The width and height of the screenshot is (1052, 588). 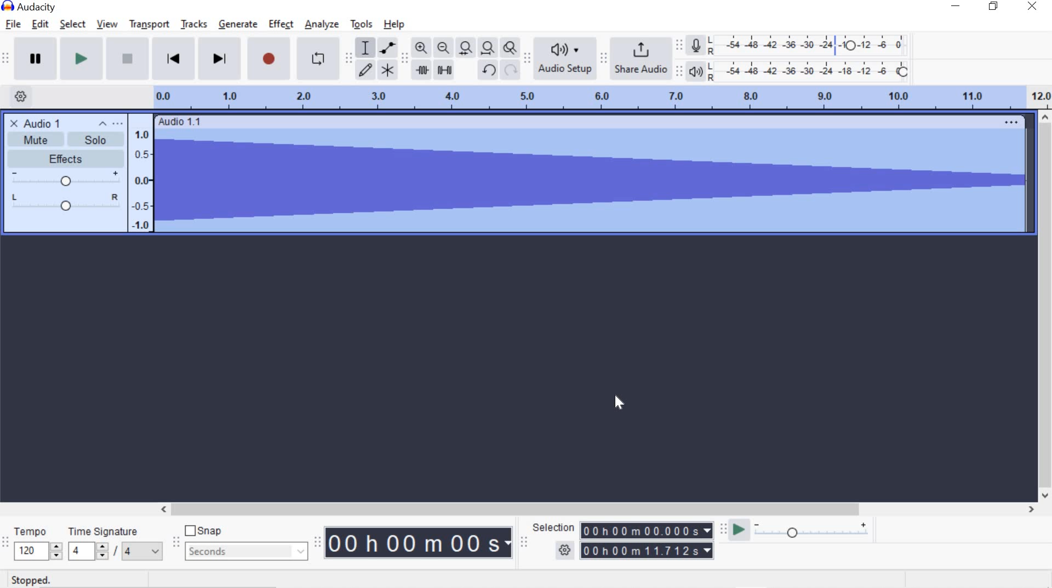 I want to click on collapse, so click(x=103, y=125).